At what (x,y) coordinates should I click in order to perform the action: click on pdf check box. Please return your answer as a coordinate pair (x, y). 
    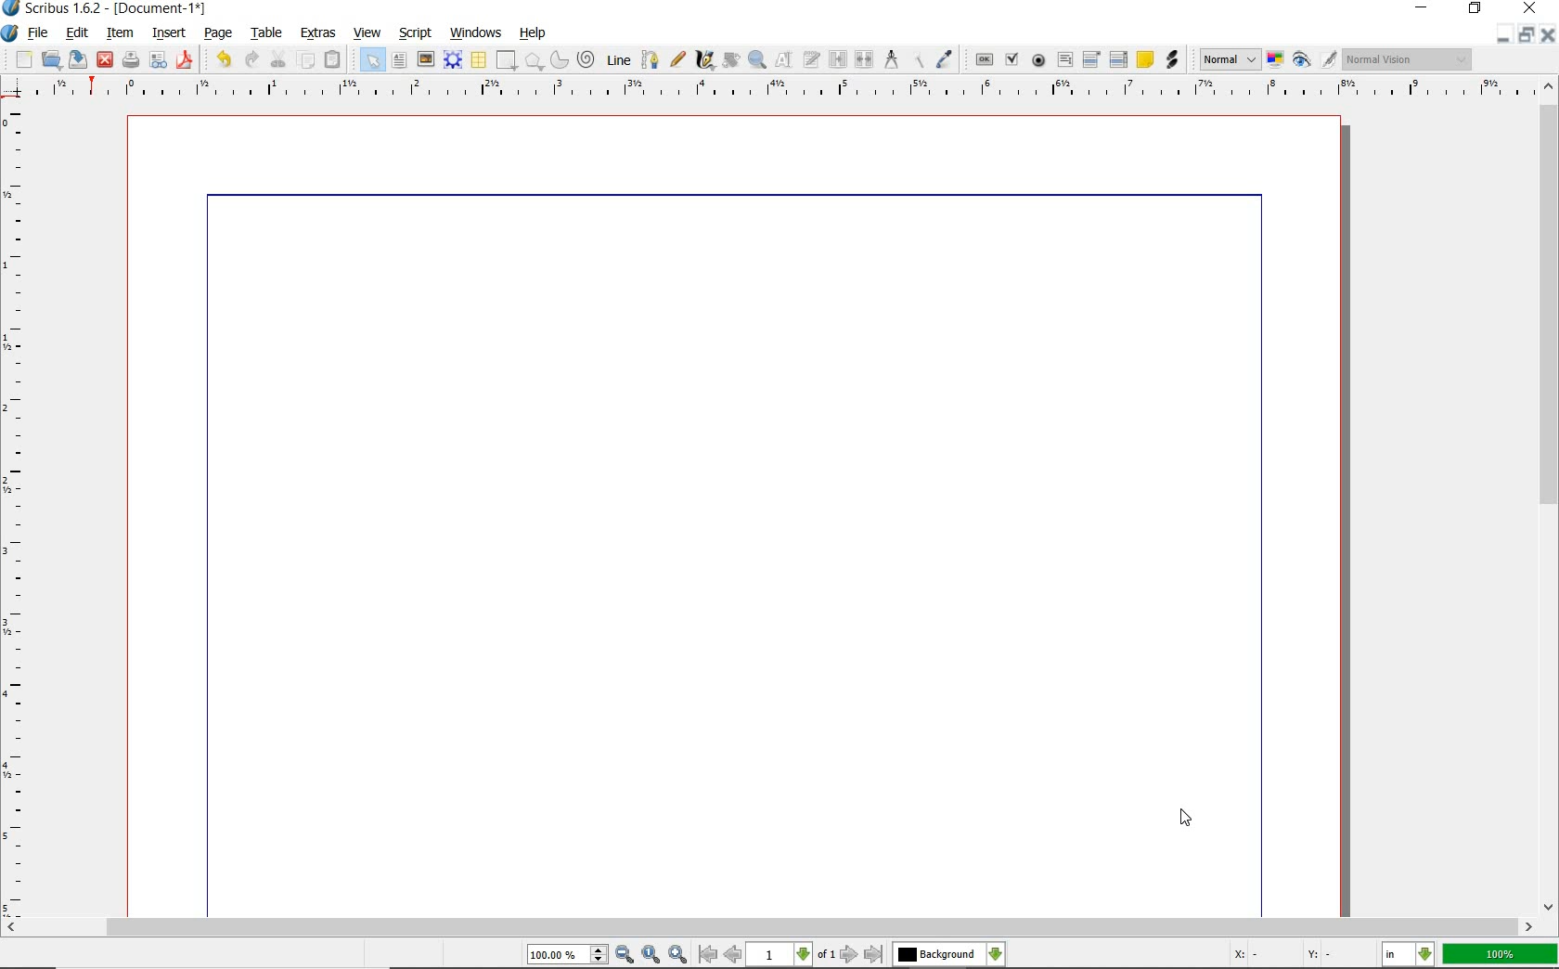
    Looking at the image, I should click on (1013, 58).